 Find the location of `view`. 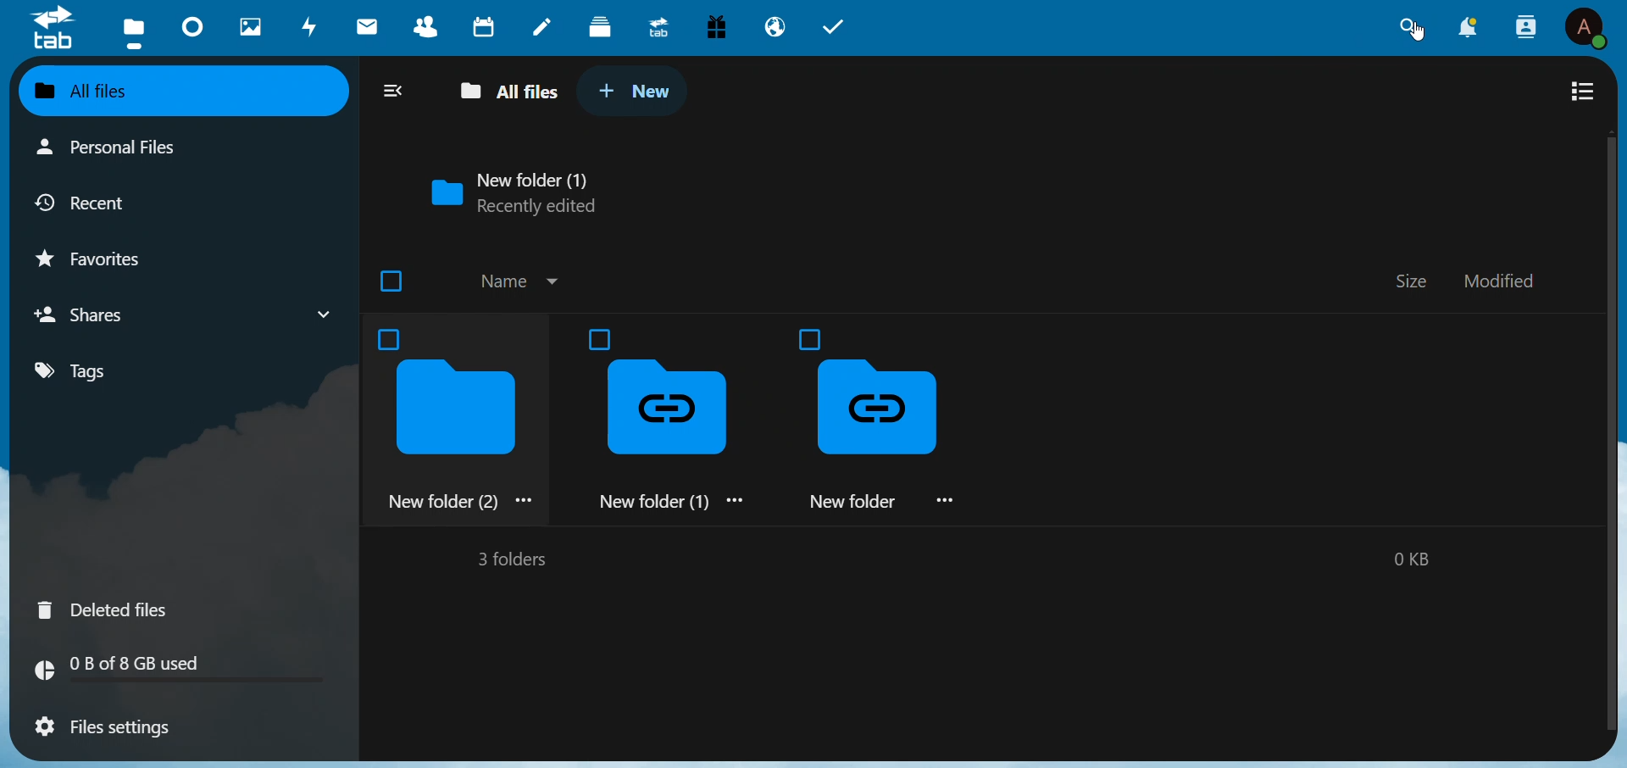

view is located at coordinates (1582, 91).